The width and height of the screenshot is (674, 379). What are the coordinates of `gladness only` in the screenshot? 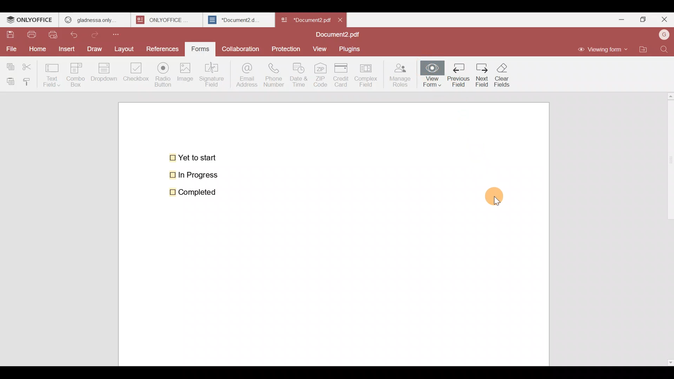 It's located at (94, 18).